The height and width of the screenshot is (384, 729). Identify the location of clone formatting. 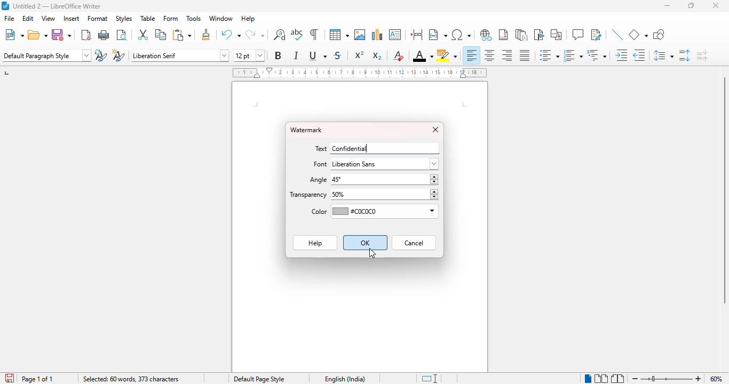
(207, 34).